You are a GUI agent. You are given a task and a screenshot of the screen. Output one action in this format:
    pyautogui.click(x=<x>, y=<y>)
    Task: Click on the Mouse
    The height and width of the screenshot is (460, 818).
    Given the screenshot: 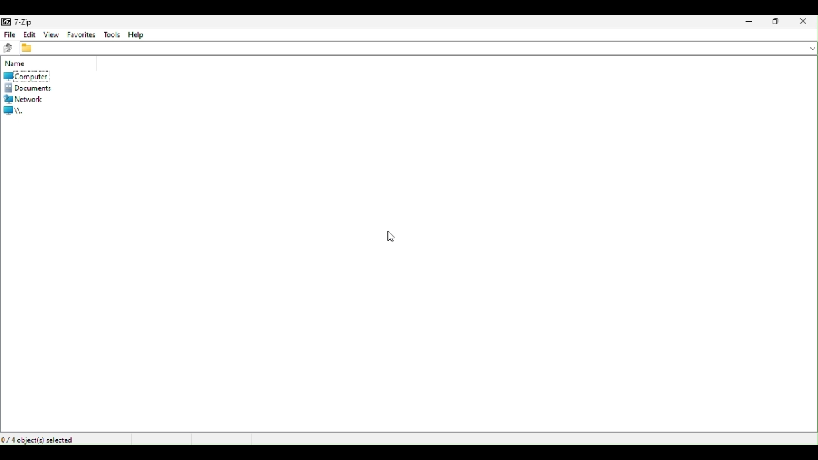 What is the action you would take?
    pyautogui.click(x=390, y=238)
    